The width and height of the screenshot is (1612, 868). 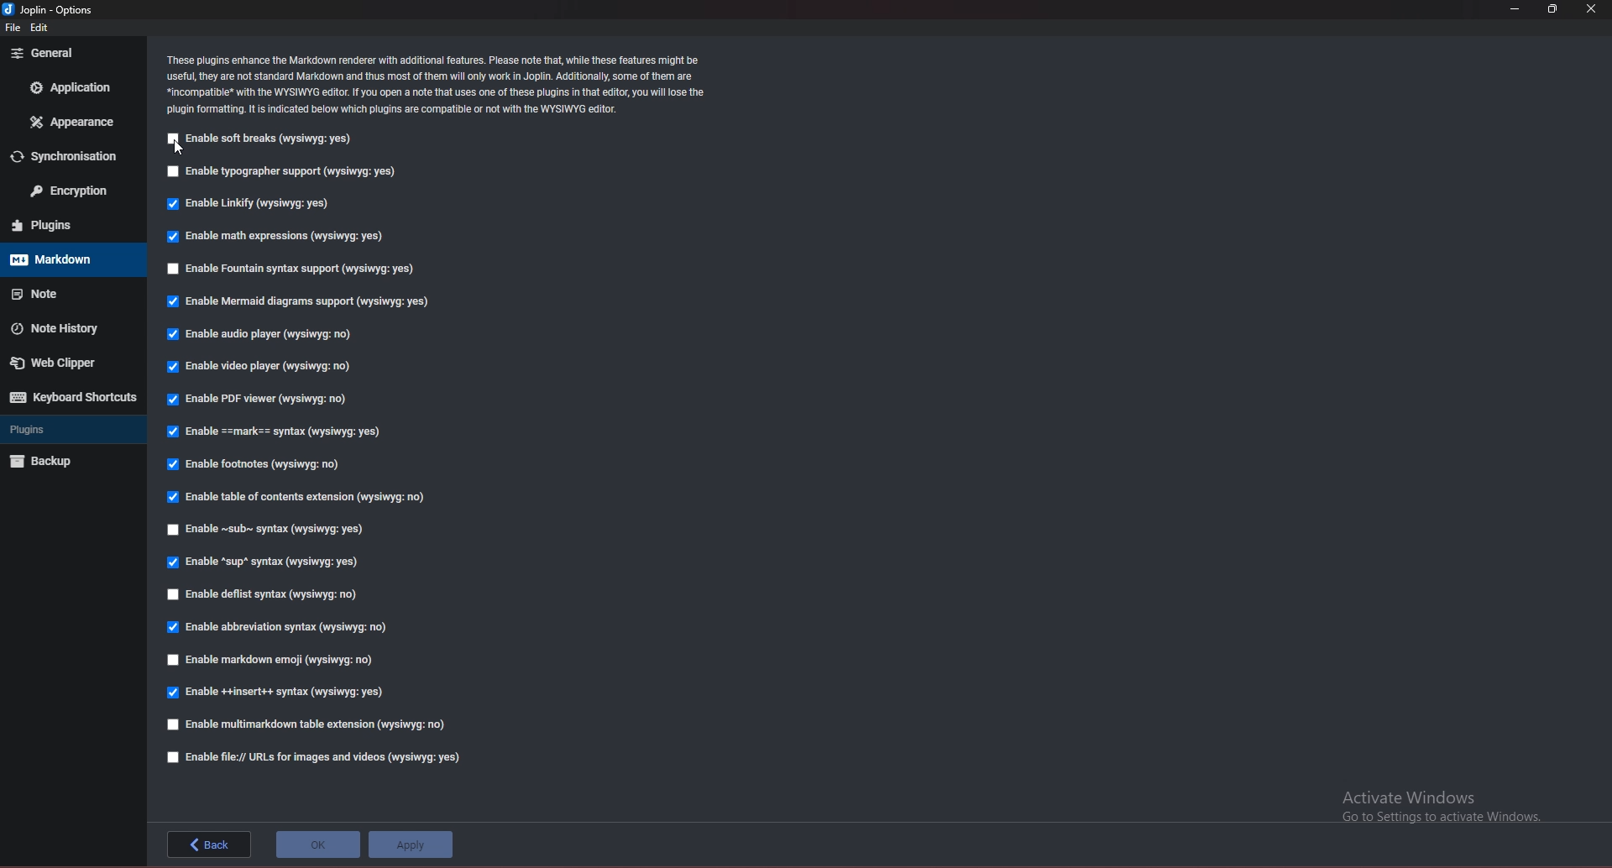 I want to click on cursor, so click(x=180, y=148).